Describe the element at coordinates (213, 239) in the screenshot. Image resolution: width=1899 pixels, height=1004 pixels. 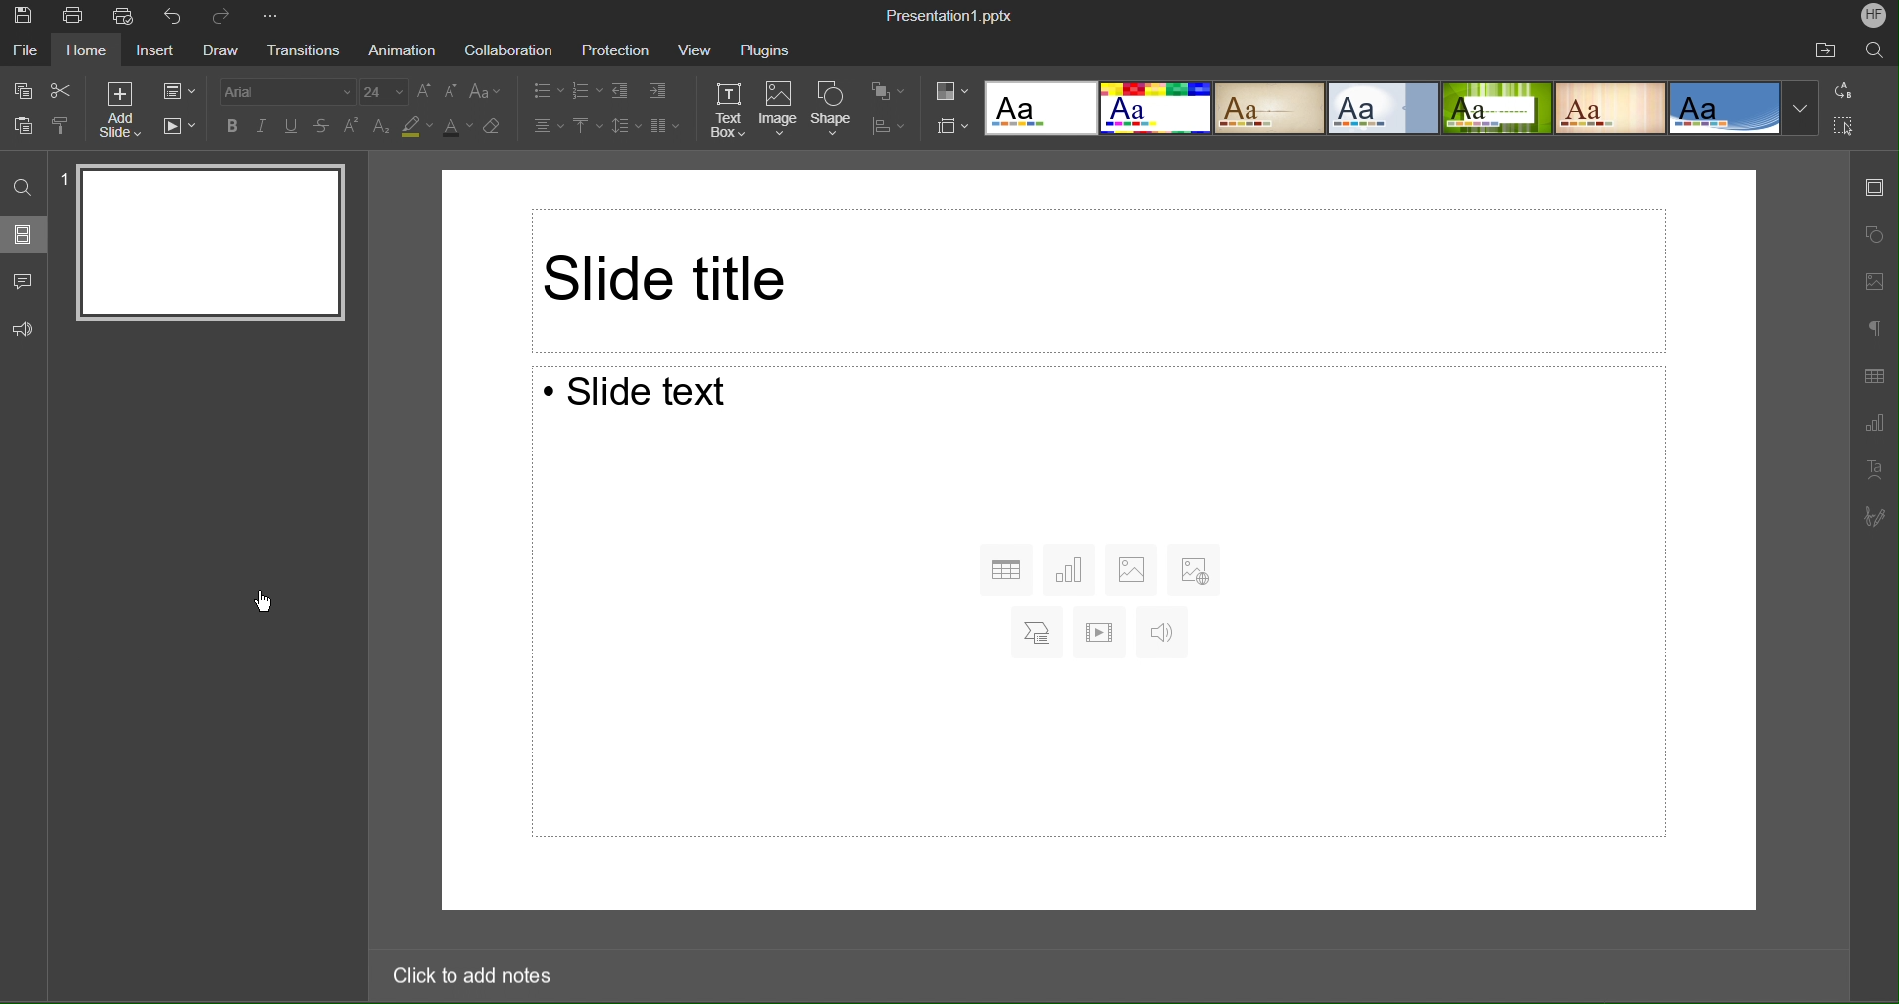
I see `Slide 1` at that location.